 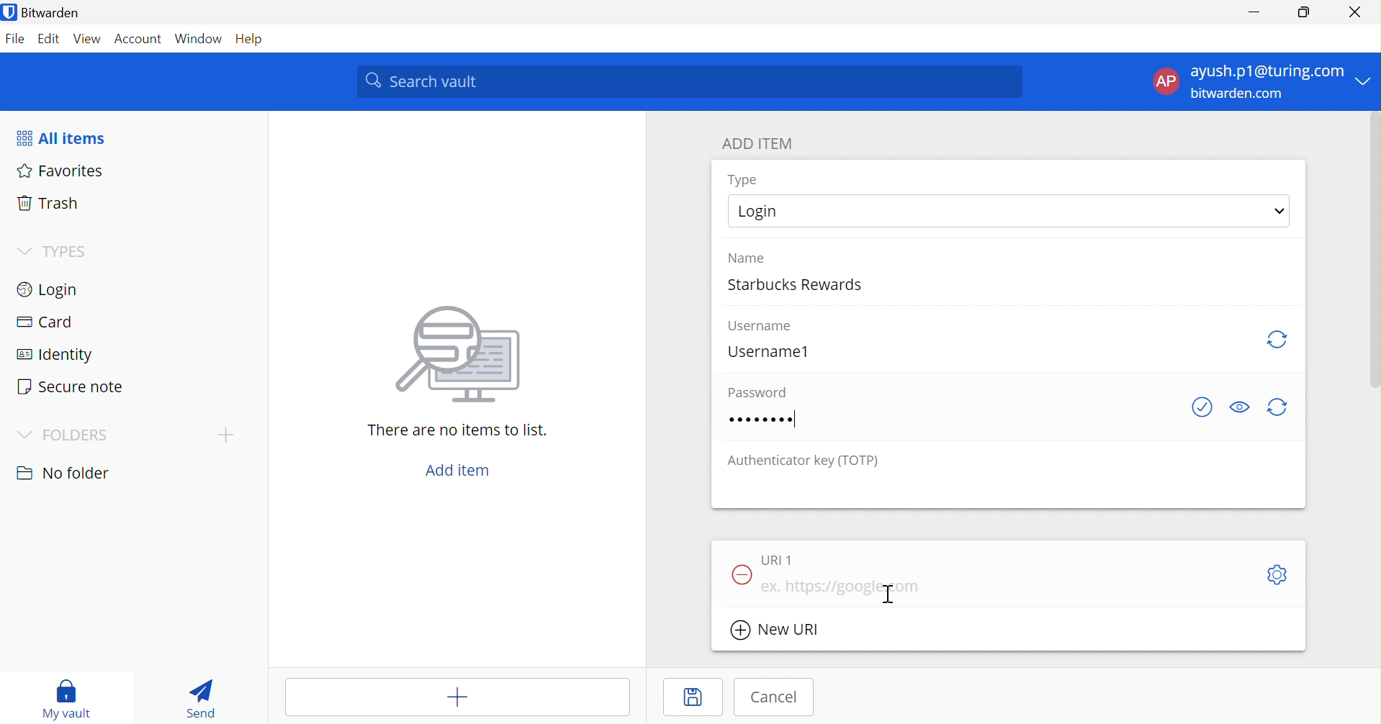 I want to click on Regenerate username, so click(x=1276, y=340).